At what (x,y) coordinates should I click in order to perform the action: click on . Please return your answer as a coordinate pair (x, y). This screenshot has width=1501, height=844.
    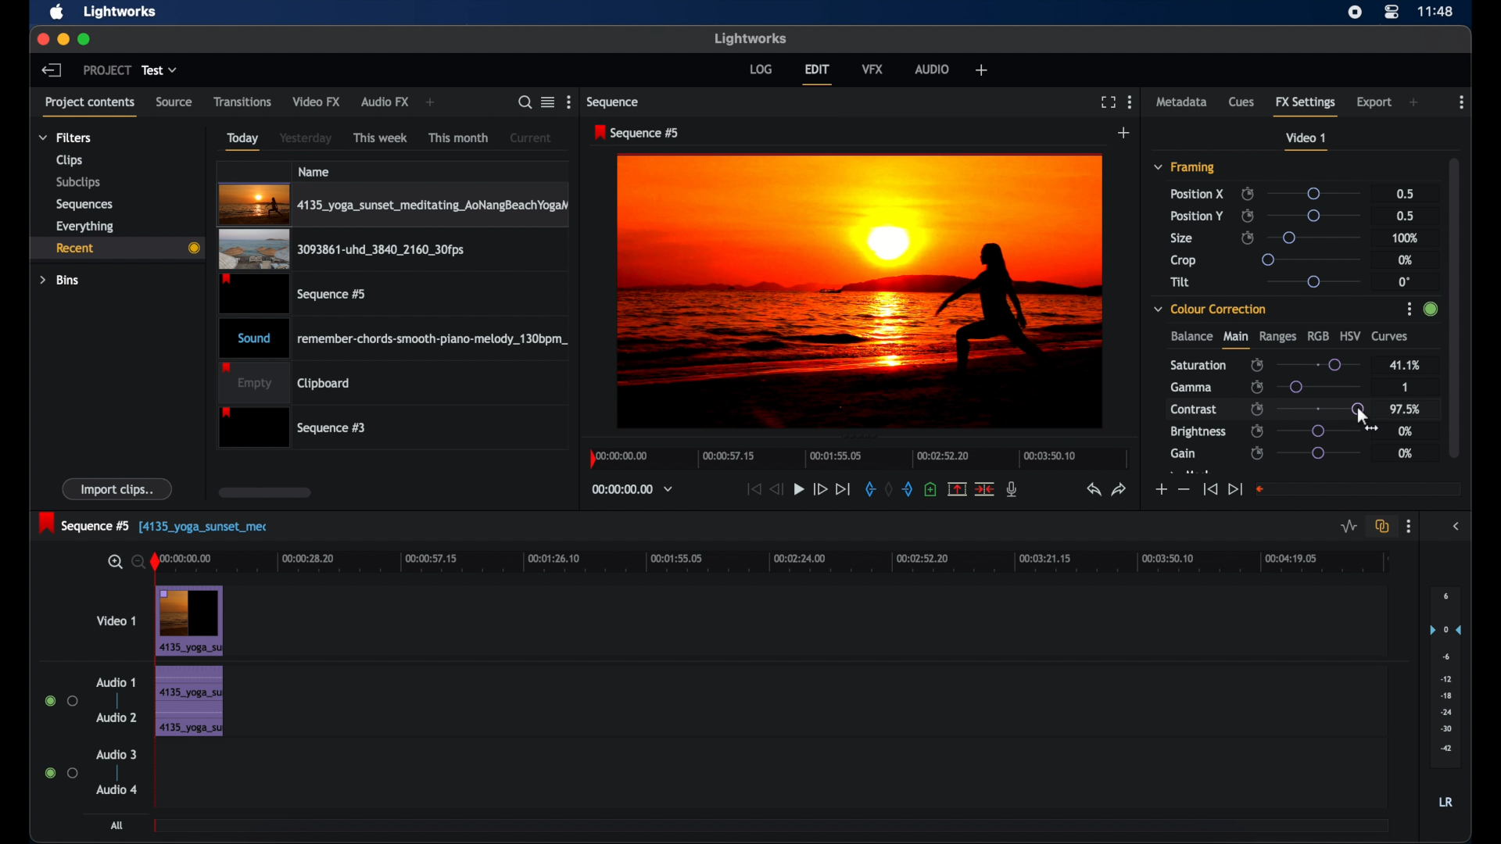
    Looking at the image, I should click on (1237, 340).